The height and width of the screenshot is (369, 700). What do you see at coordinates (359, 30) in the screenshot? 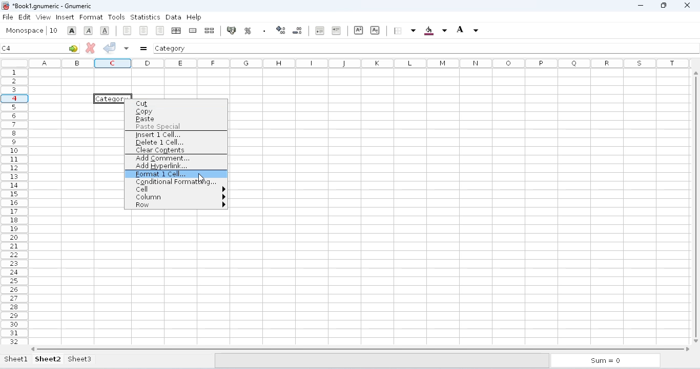
I see `superscript` at bounding box center [359, 30].